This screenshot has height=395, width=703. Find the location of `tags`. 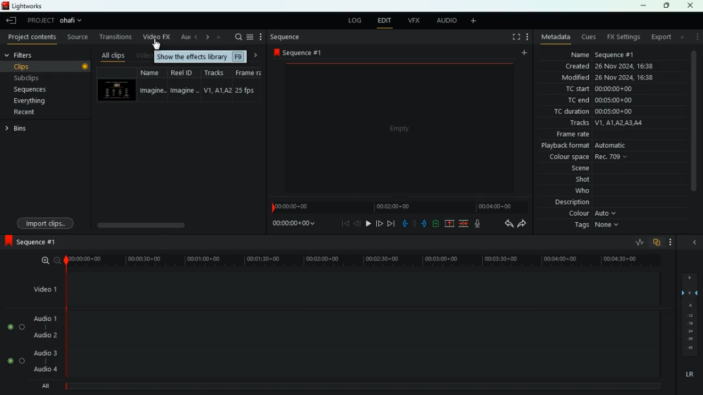

tags is located at coordinates (599, 228).